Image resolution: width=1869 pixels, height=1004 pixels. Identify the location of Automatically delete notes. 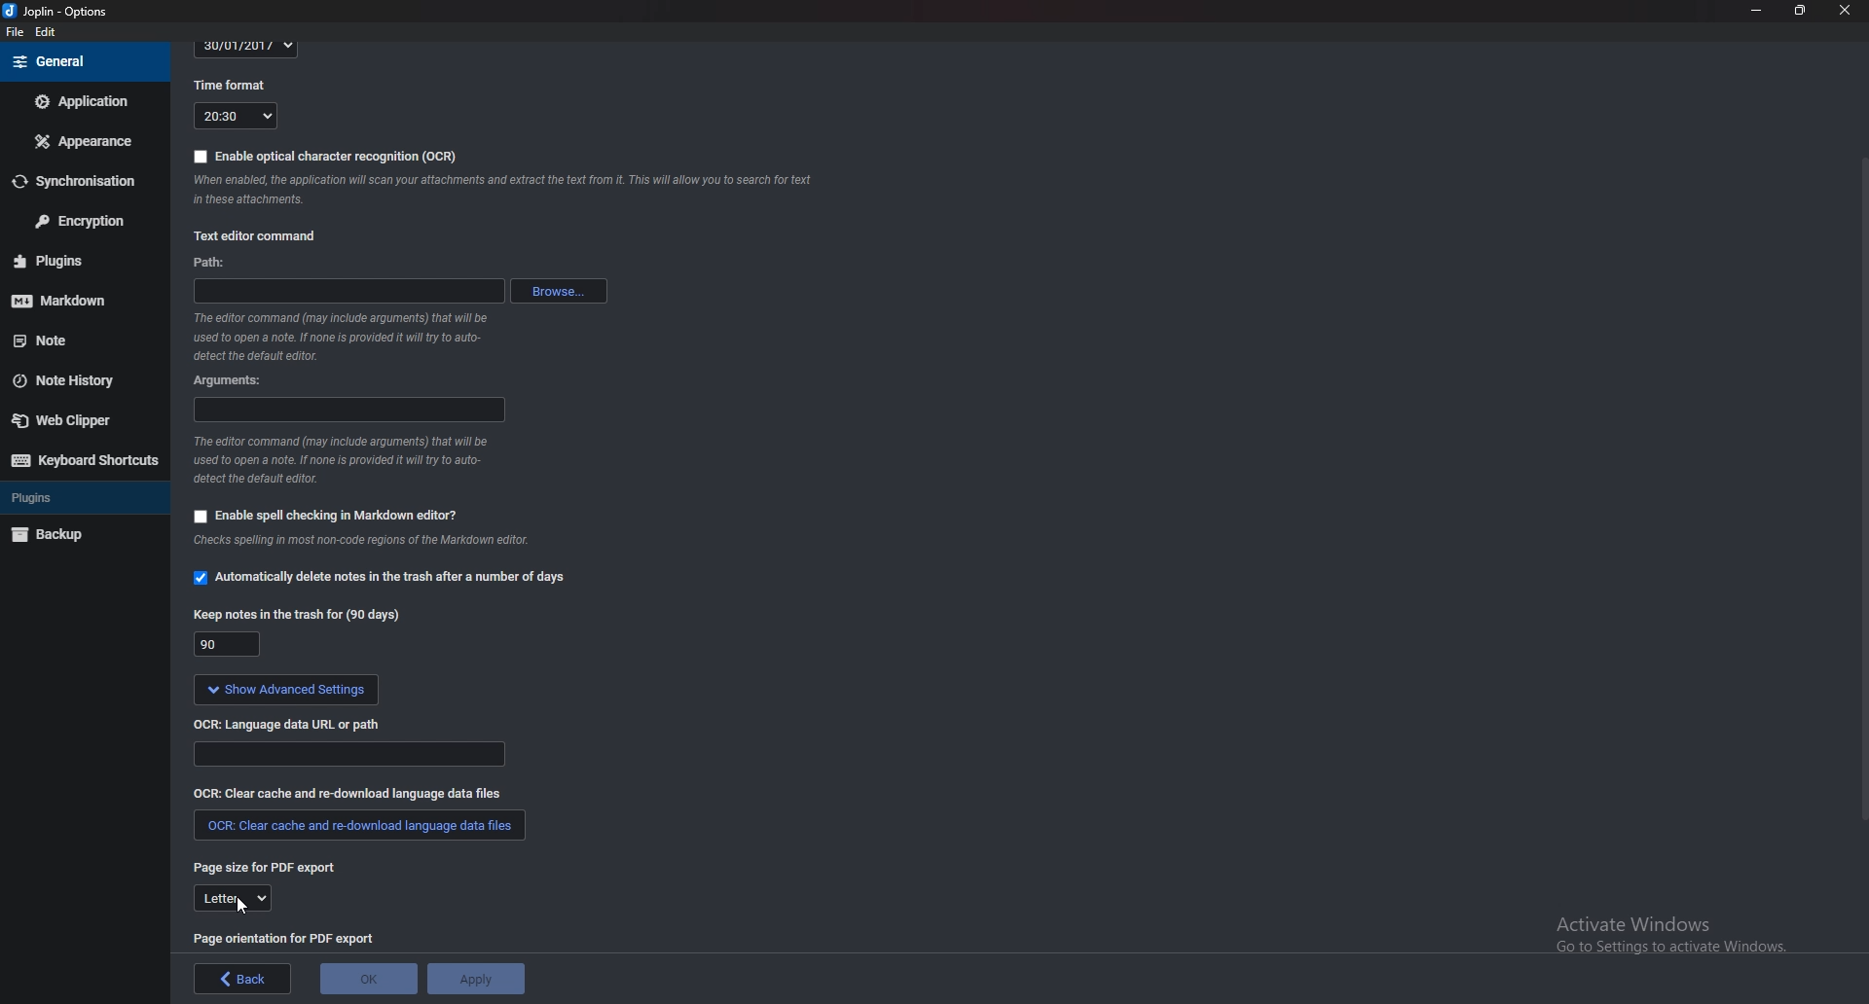
(384, 575).